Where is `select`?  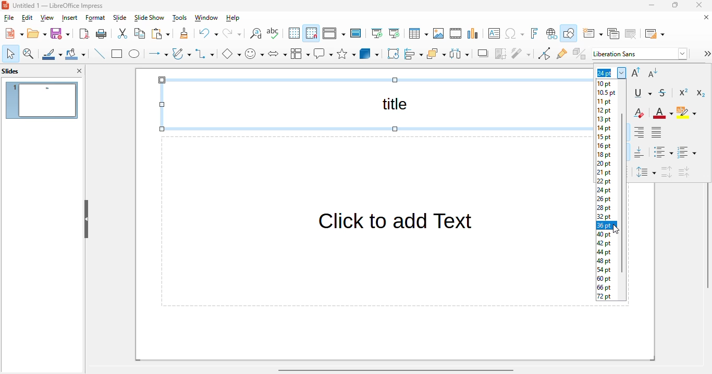
select is located at coordinates (10, 54).